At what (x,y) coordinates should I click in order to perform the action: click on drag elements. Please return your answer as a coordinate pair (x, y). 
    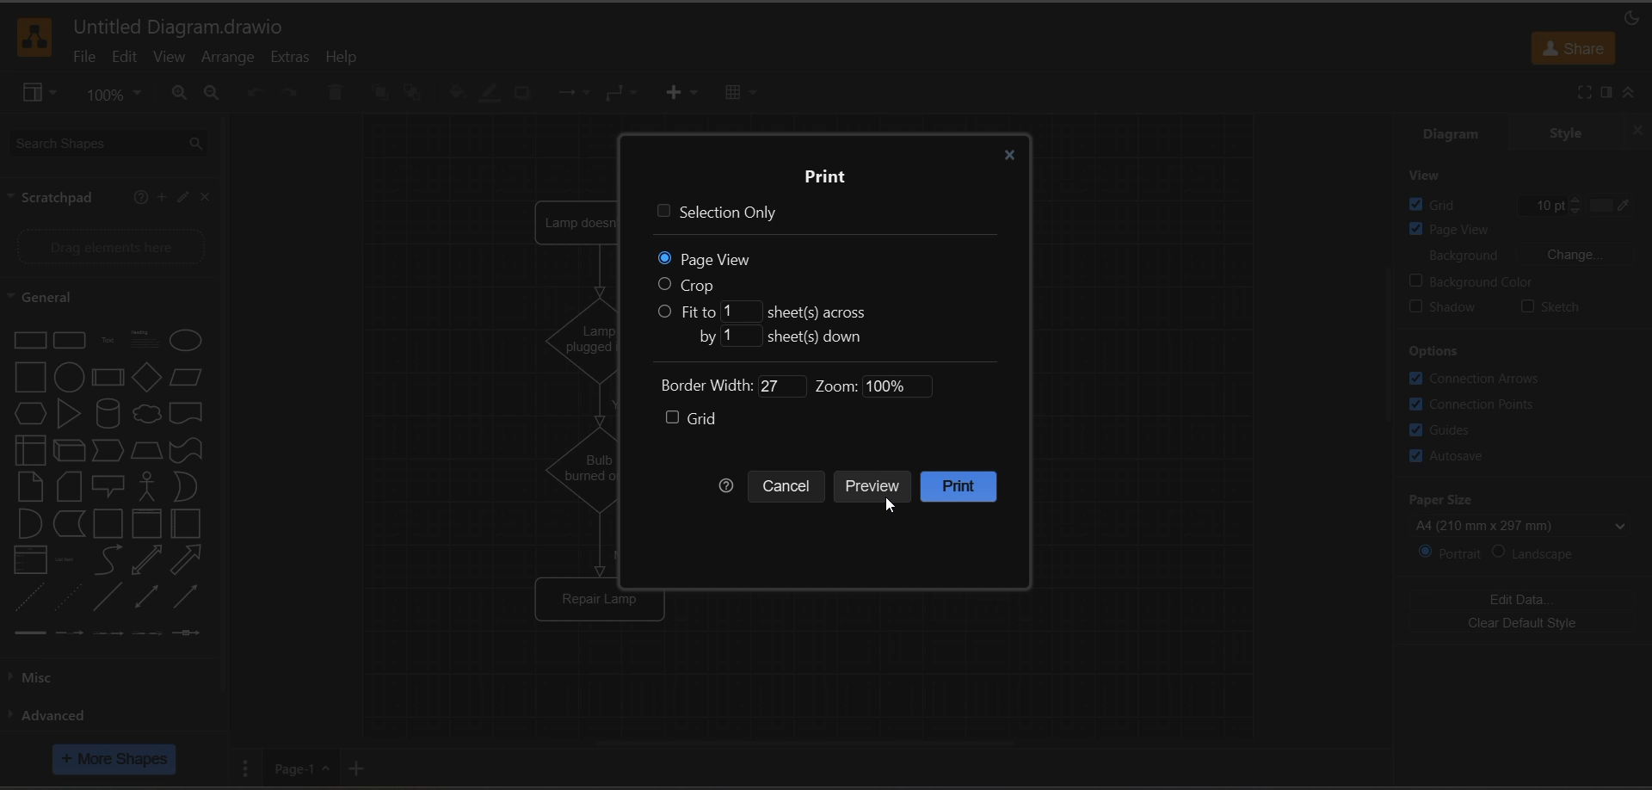
    Looking at the image, I should click on (107, 250).